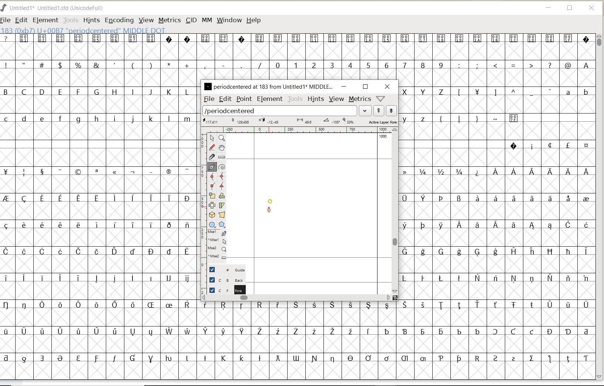 This screenshot has height=386, width=604. What do you see at coordinates (592, 8) in the screenshot?
I see `CLOSE` at bounding box center [592, 8].